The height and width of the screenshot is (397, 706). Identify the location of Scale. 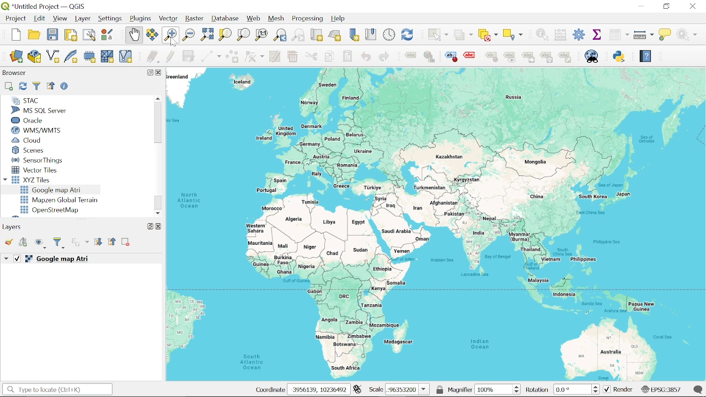
(408, 390).